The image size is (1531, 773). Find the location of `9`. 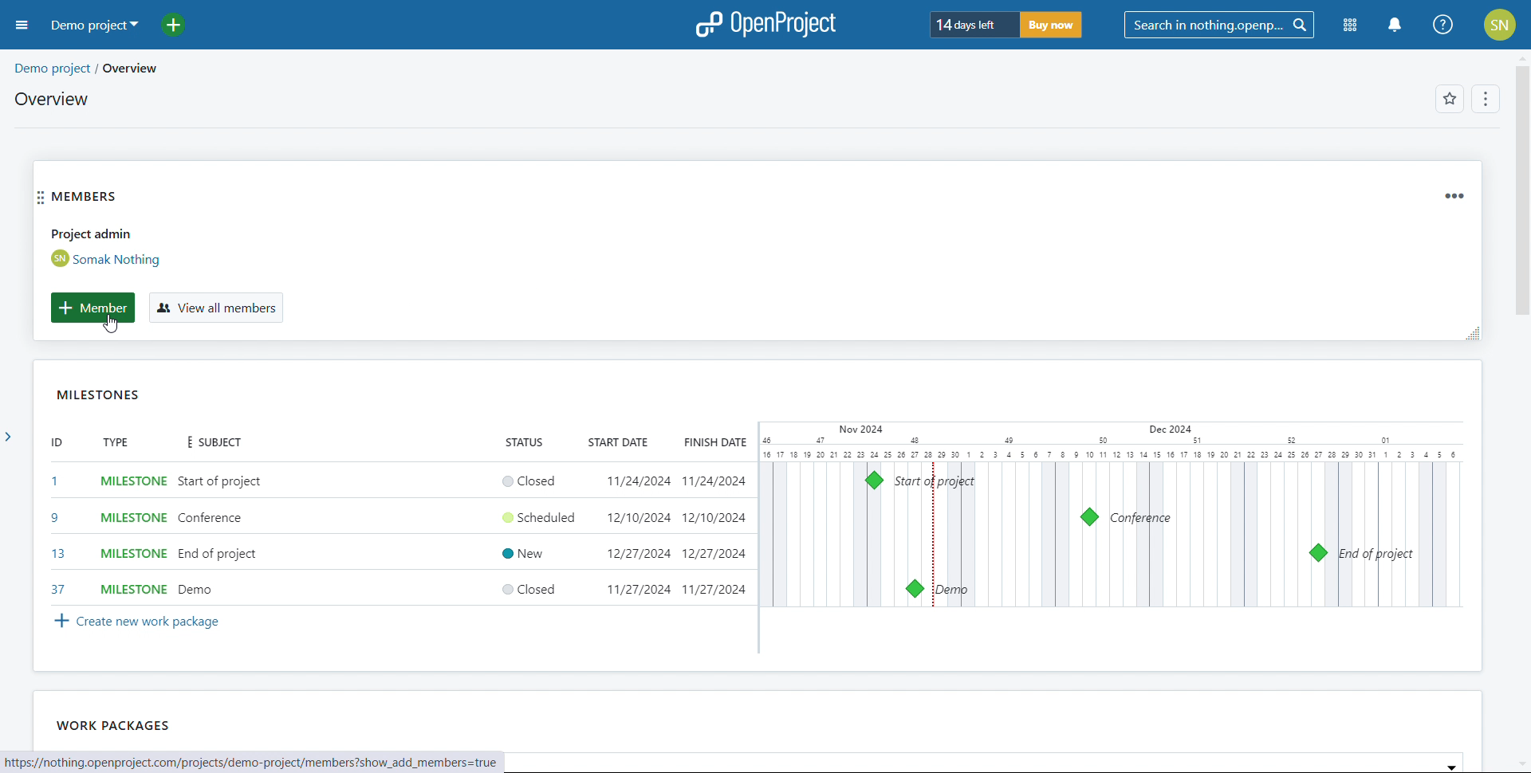

9 is located at coordinates (49, 516).